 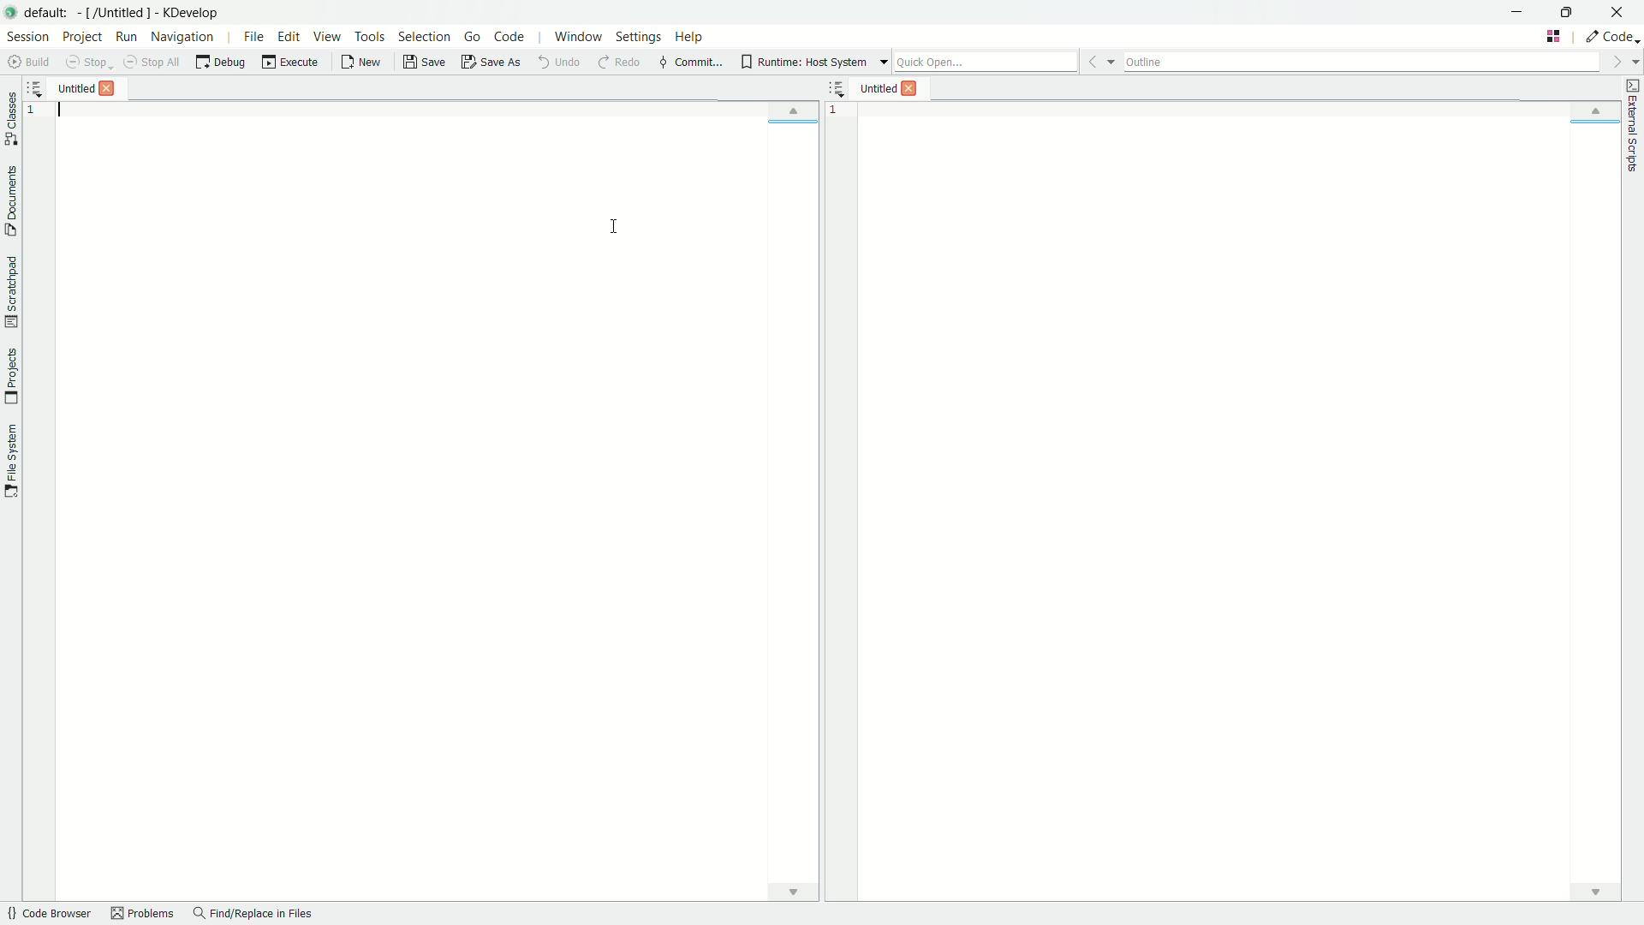 I want to click on navigation menu, so click(x=182, y=37).